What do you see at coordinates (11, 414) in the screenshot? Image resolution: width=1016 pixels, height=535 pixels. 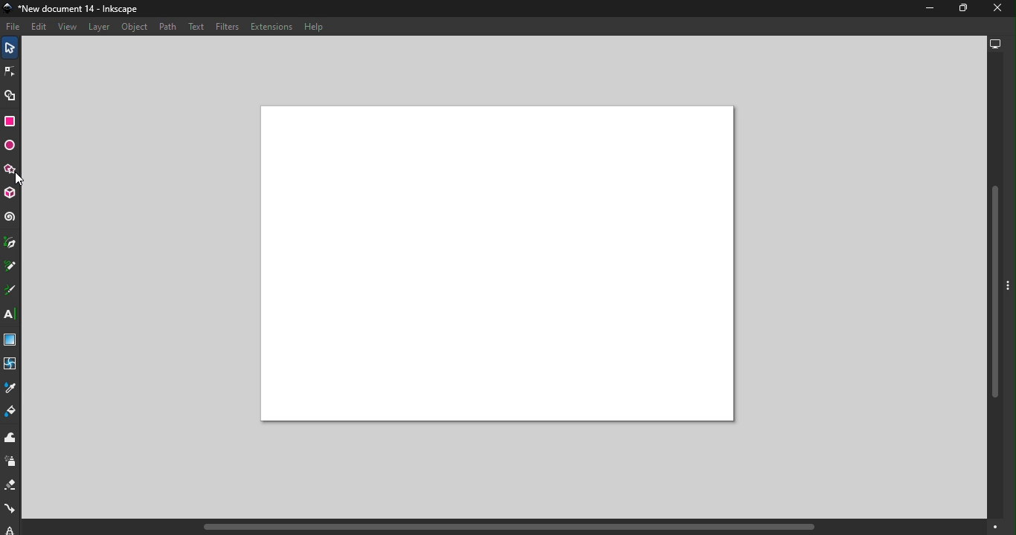 I see `Paint bucket tool` at bounding box center [11, 414].